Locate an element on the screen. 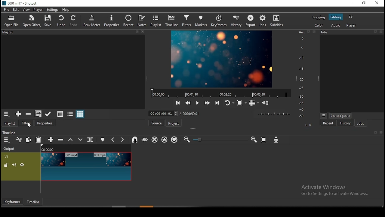 The image size is (385, 217). history is located at coordinates (346, 123).